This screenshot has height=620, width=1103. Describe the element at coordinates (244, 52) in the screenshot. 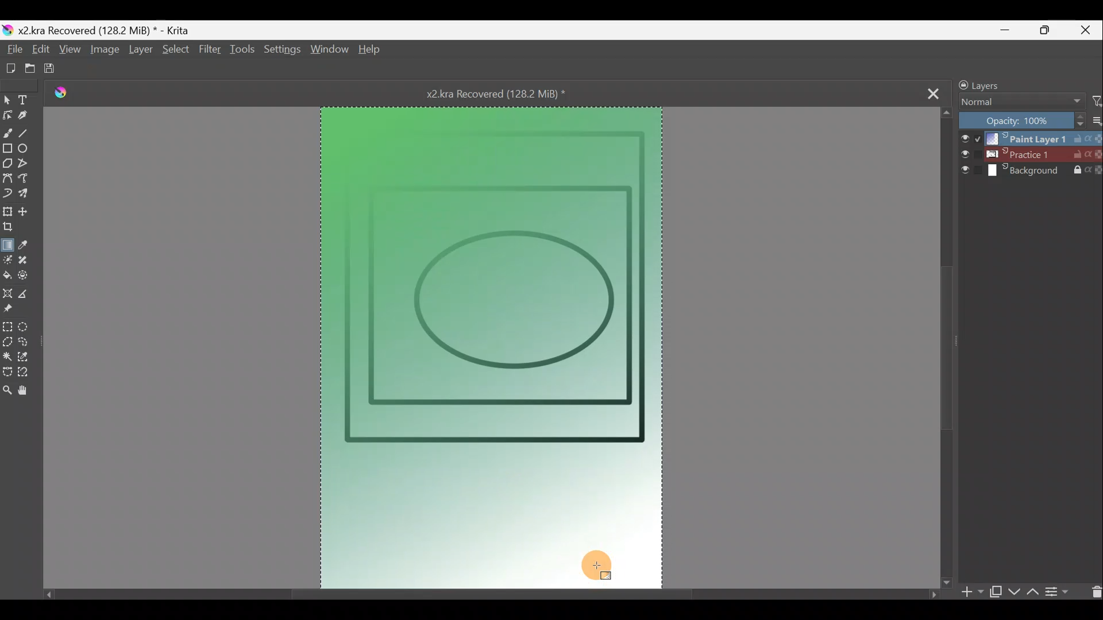

I see `Tools` at that location.